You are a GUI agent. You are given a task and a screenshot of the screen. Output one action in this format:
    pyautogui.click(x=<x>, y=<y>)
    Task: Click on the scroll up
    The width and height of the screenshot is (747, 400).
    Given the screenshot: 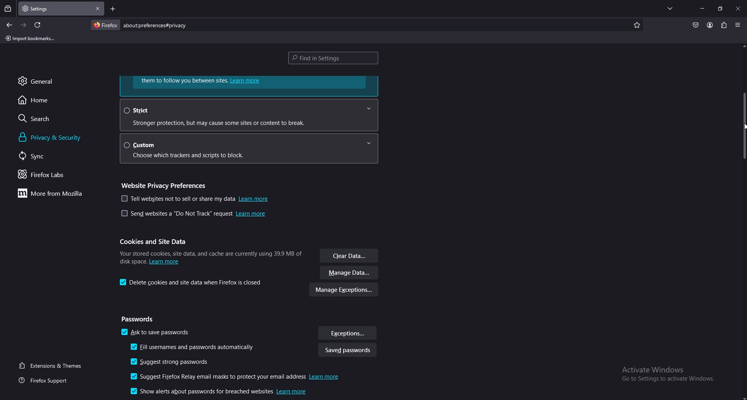 What is the action you would take?
    pyautogui.click(x=742, y=46)
    